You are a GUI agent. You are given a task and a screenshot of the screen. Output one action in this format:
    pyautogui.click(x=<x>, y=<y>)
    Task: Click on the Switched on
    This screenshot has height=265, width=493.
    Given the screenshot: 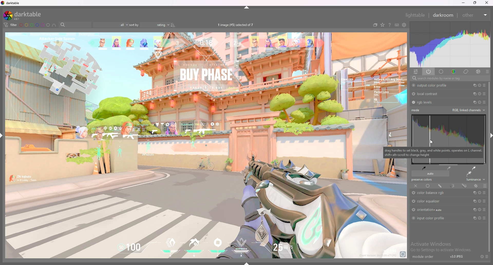 What is the action you would take?
    pyautogui.click(x=413, y=102)
    